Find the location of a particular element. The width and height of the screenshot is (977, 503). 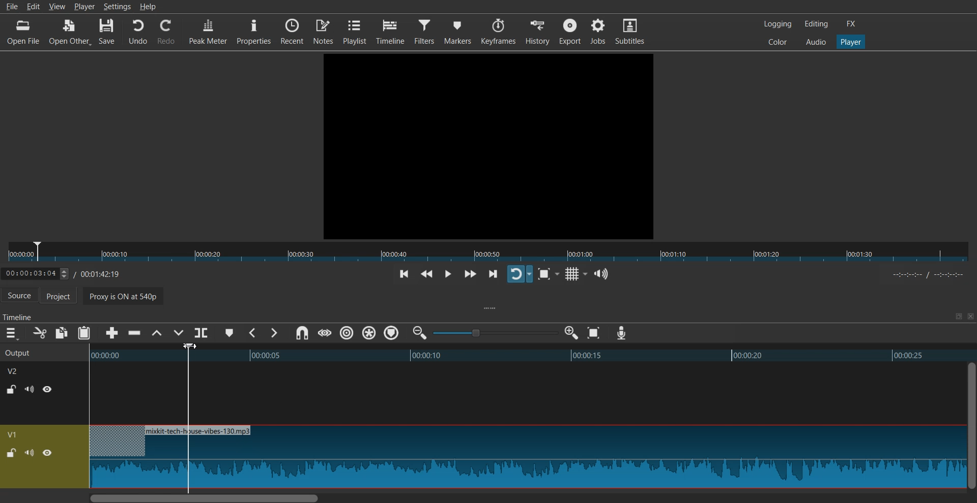

Subtitles is located at coordinates (630, 30).